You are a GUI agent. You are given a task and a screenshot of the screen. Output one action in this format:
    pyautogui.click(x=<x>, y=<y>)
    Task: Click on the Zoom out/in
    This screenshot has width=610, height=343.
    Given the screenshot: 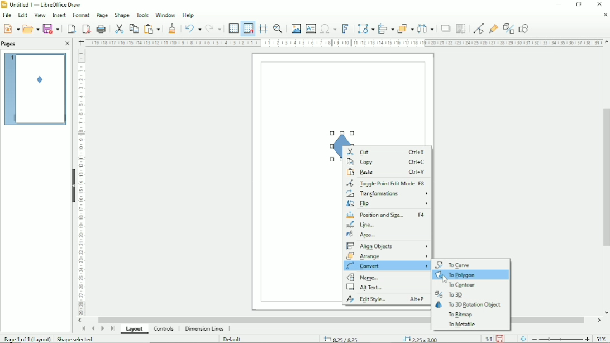 What is the action you would take?
    pyautogui.click(x=560, y=338)
    